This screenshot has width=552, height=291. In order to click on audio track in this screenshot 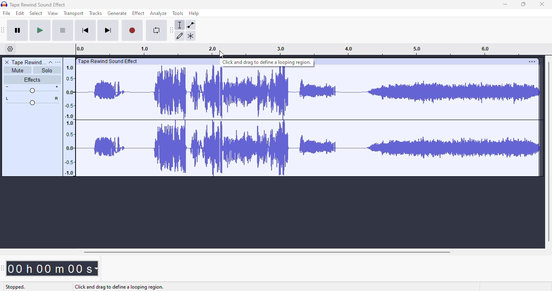, I will do `click(309, 120)`.